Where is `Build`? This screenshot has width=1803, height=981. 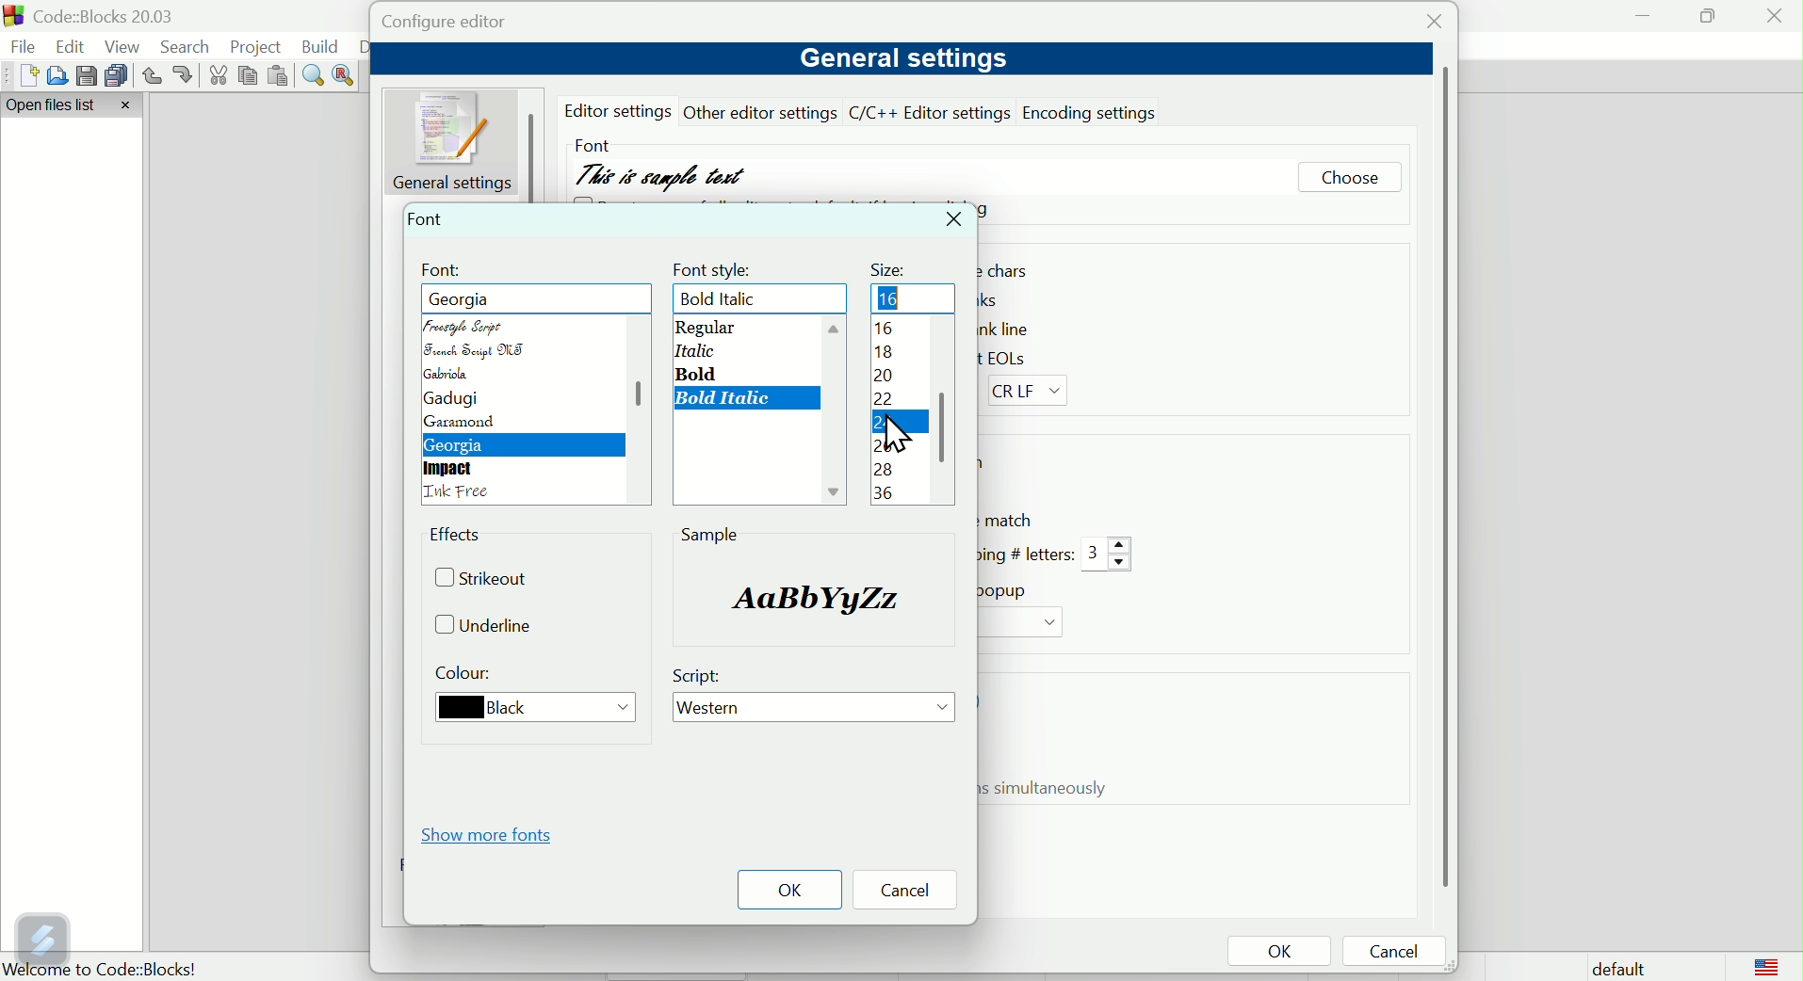
Build is located at coordinates (321, 46).